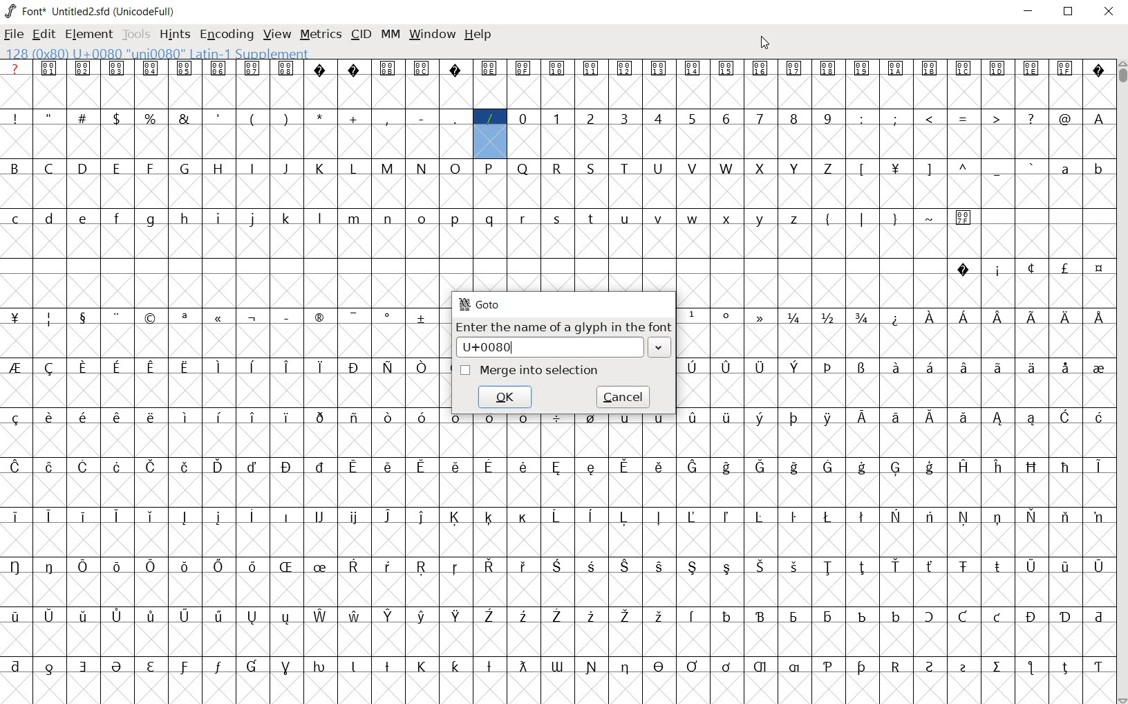 The image size is (1128, 704). Describe the element at coordinates (83, 68) in the screenshot. I see `glyph` at that location.